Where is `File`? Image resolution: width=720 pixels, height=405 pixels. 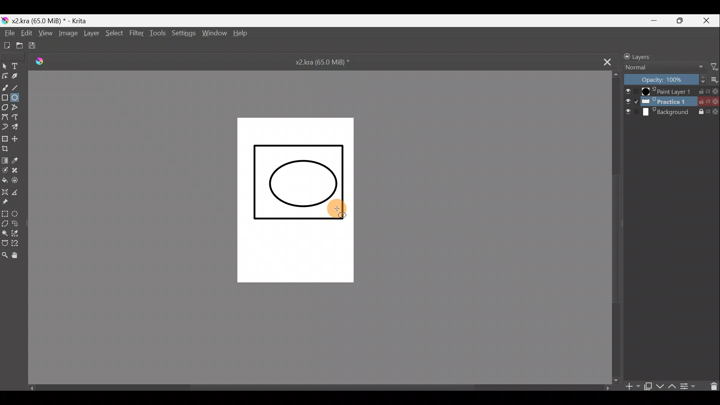 File is located at coordinates (7, 33).